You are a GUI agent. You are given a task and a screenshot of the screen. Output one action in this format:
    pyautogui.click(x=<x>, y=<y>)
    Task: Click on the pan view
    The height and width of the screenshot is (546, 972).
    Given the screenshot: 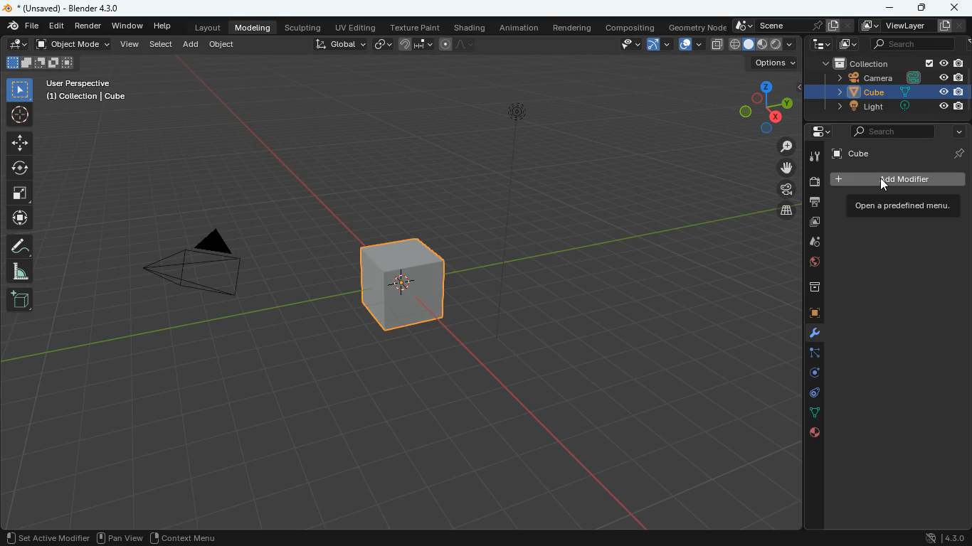 What is the action you would take?
    pyautogui.click(x=28, y=537)
    